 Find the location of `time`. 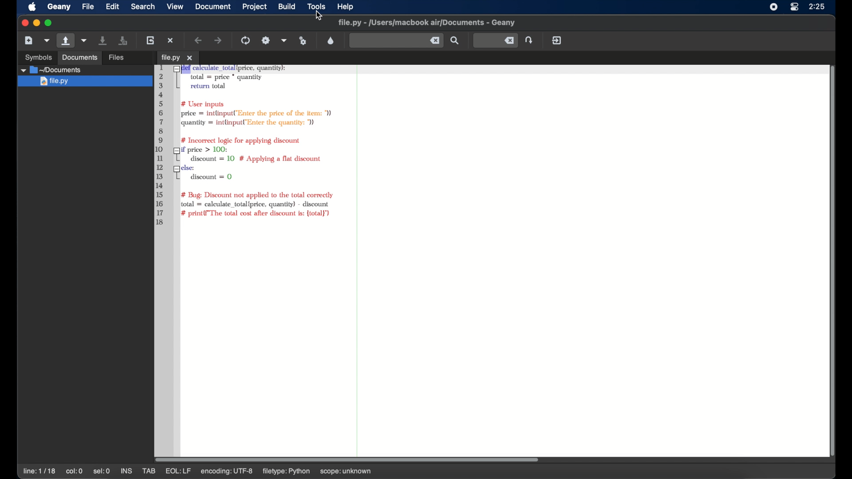

time is located at coordinates (818, 6).